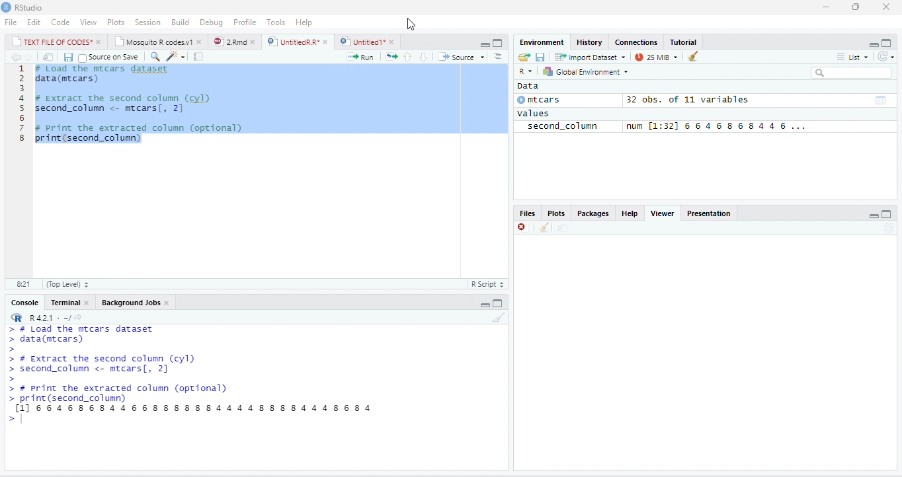 This screenshot has width=902, height=477. What do you see at coordinates (561, 229) in the screenshot?
I see `move` at bounding box center [561, 229].